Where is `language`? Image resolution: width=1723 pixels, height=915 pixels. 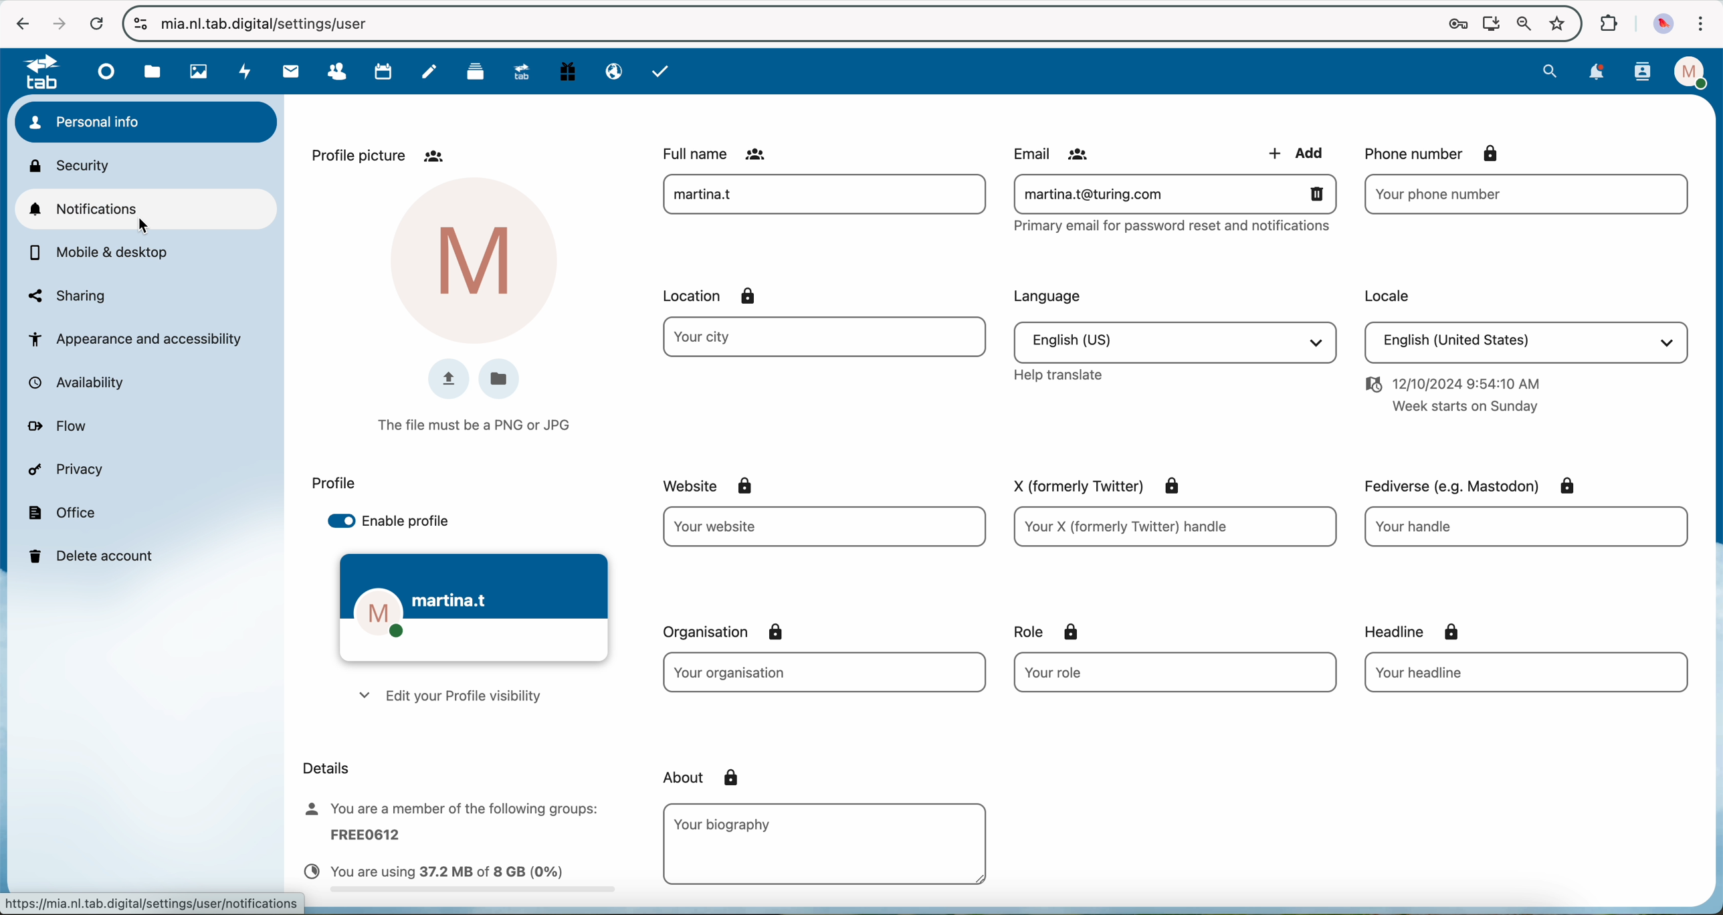
language is located at coordinates (1177, 349).